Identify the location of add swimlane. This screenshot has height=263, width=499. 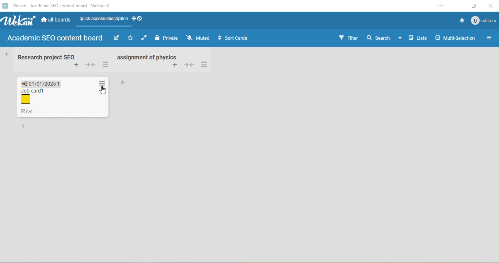
(77, 66).